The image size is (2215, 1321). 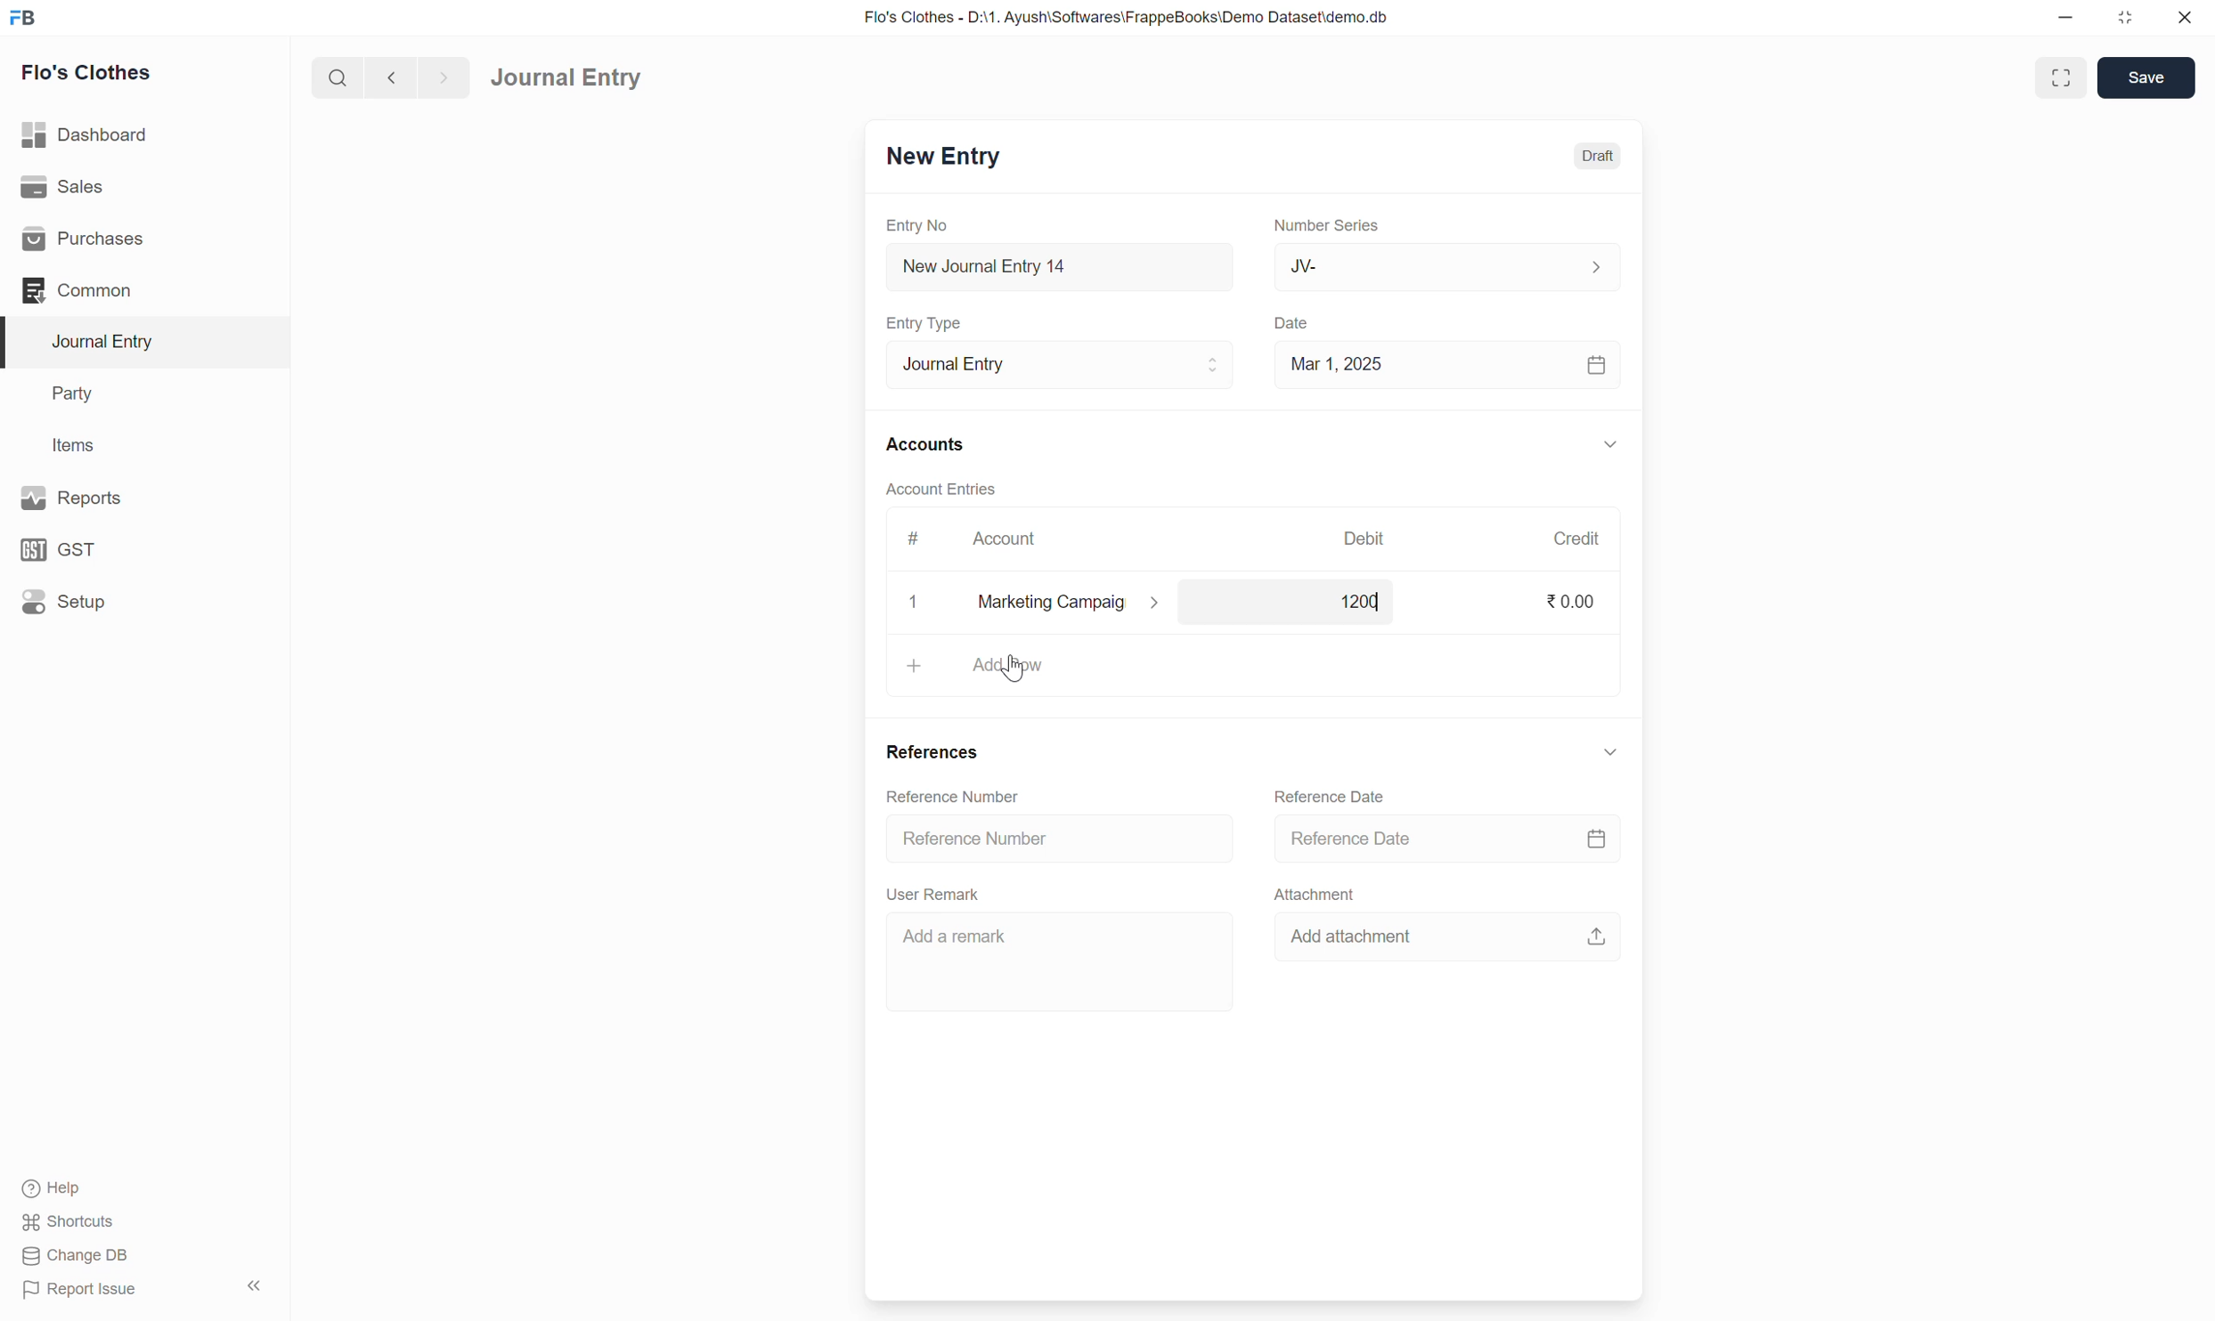 What do you see at coordinates (1572, 601) in the screenshot?
I see `0.00` at bounding box center [1572, 601].